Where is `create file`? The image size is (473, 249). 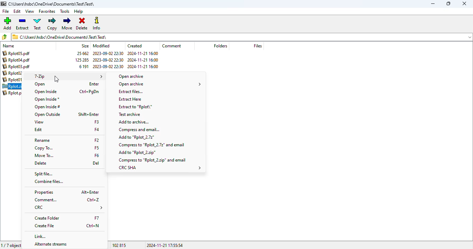 create file is located at coordinates (45, 226).